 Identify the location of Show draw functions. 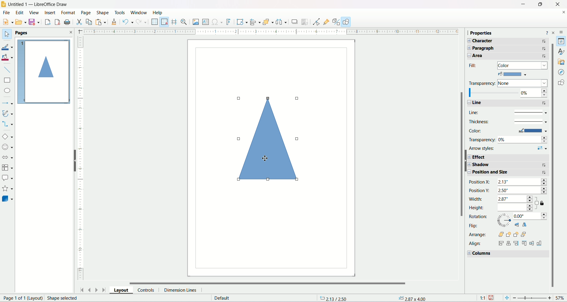
(346, 22).